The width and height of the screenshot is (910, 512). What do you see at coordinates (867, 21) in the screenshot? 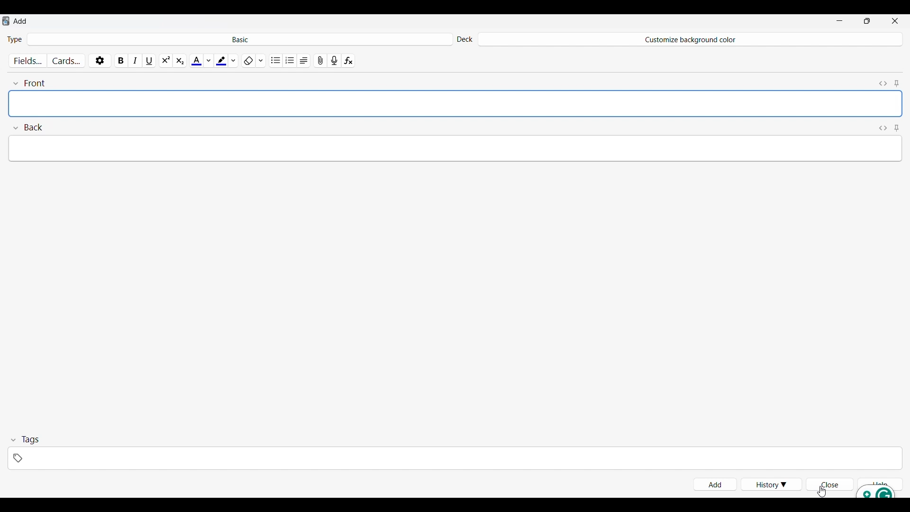
I see `Show interface in smaller tab` at bounding box center [867, 21].